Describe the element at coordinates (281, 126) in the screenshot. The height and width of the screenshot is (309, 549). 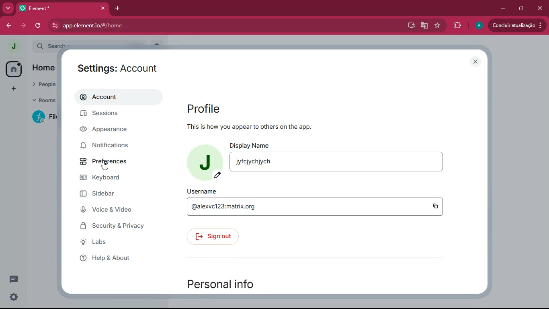
I see `this is how you appear to others or the app.` at that location.